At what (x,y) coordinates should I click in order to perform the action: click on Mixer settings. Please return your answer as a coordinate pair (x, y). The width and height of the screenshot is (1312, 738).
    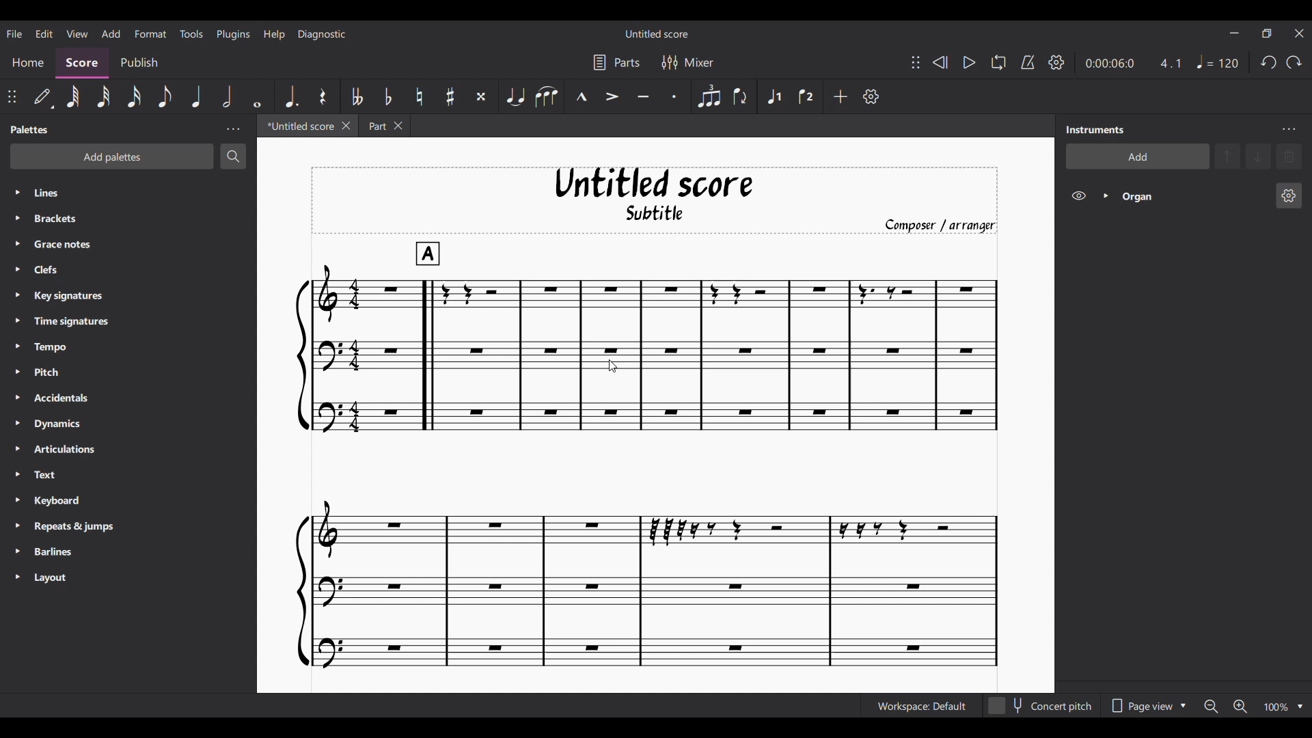
    Looking at the image, I should click on (688, 61).